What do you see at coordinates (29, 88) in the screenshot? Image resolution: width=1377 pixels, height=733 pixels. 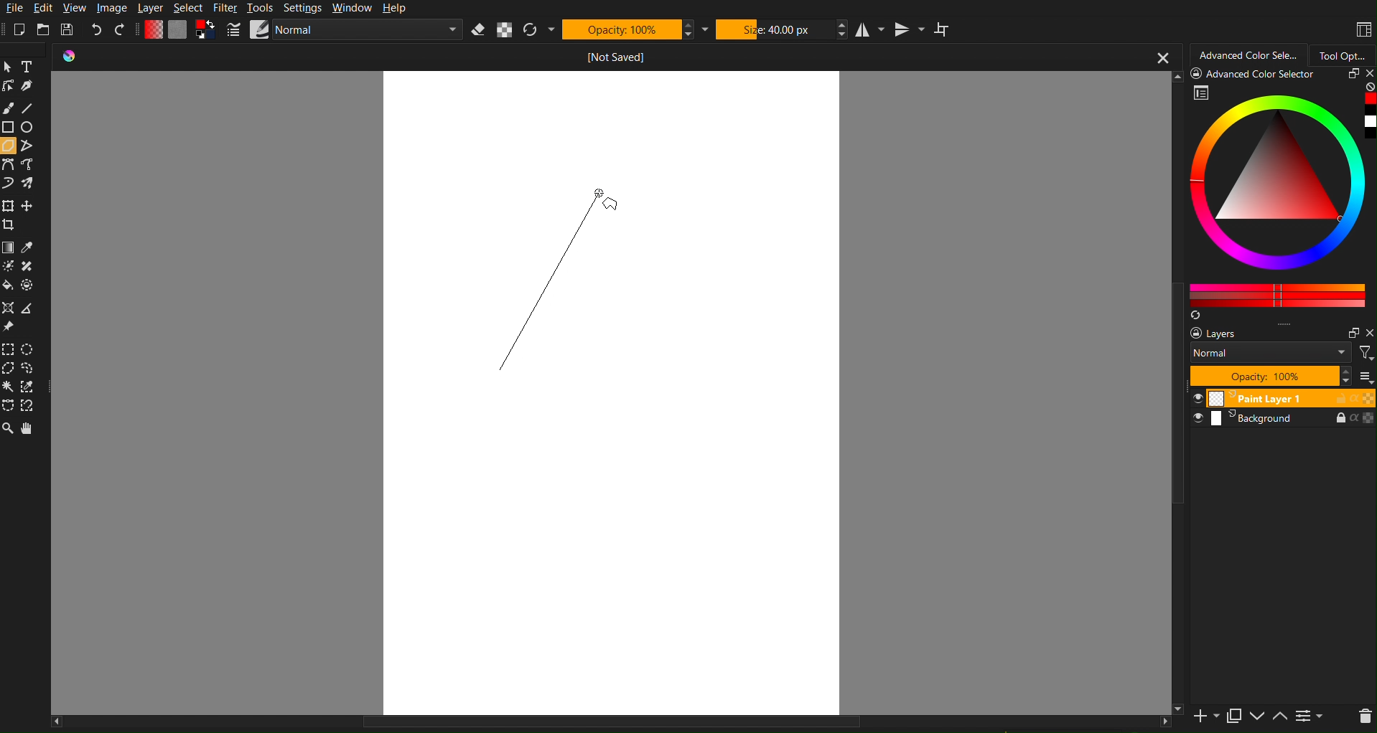 I see `calligraphy` at bounding box center [29, 88].